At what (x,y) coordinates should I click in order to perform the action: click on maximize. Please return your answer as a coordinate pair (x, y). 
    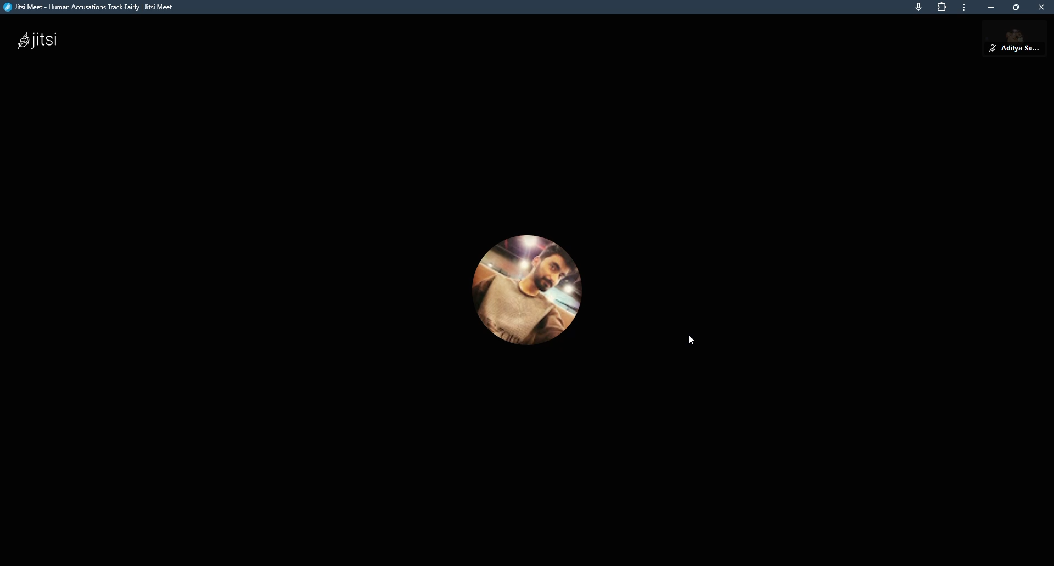
    Looking at the image, I should click on (1016, 7).